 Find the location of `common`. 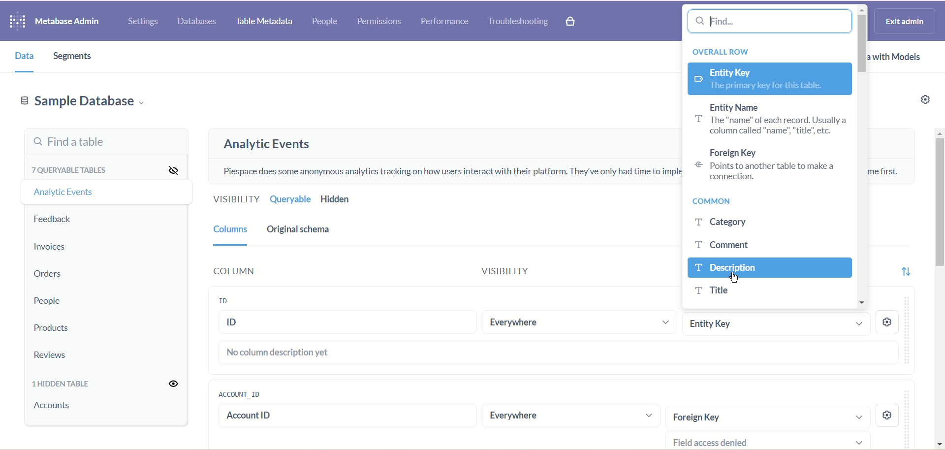

common is located at coordinates (717, 202).